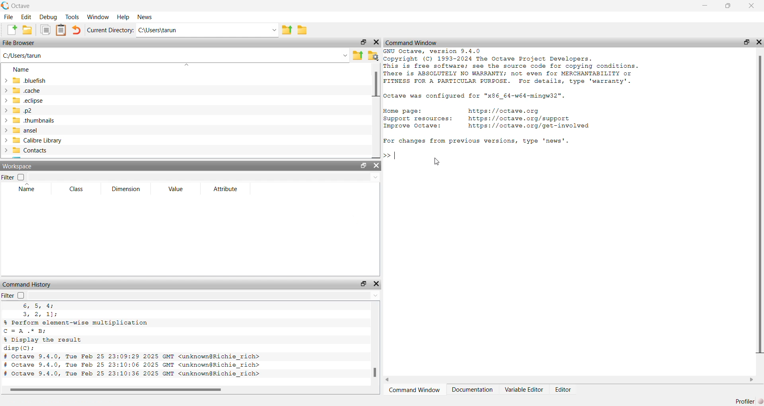  What do you see at coordinates (47, 17) in the screenshot?
I see `Debug` at bounding box center [47, 17].